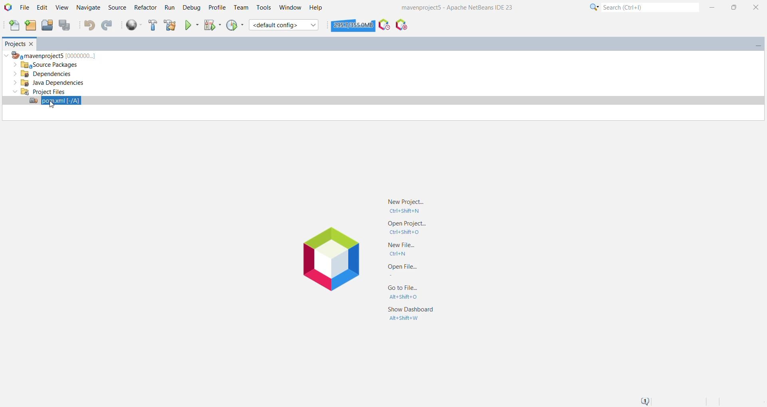 This screenshot has height=407, width=767. Describe the element at coordinates (50, 65) in the screenshot. I see `Source Packages` at that location.